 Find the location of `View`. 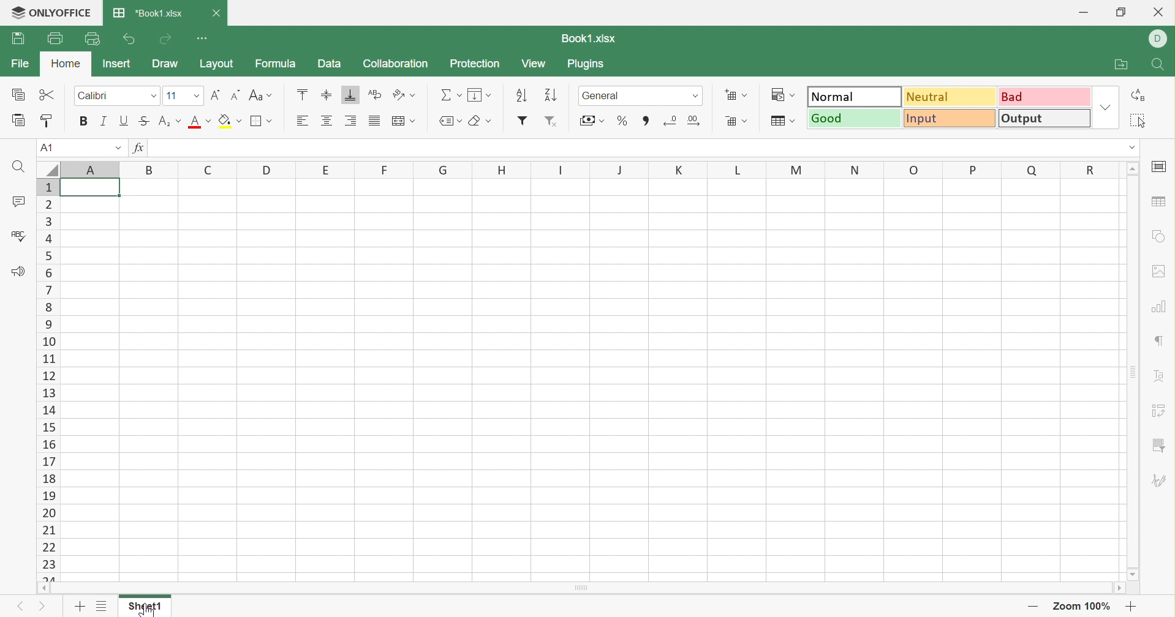

View is located at coordinates (534, 63).